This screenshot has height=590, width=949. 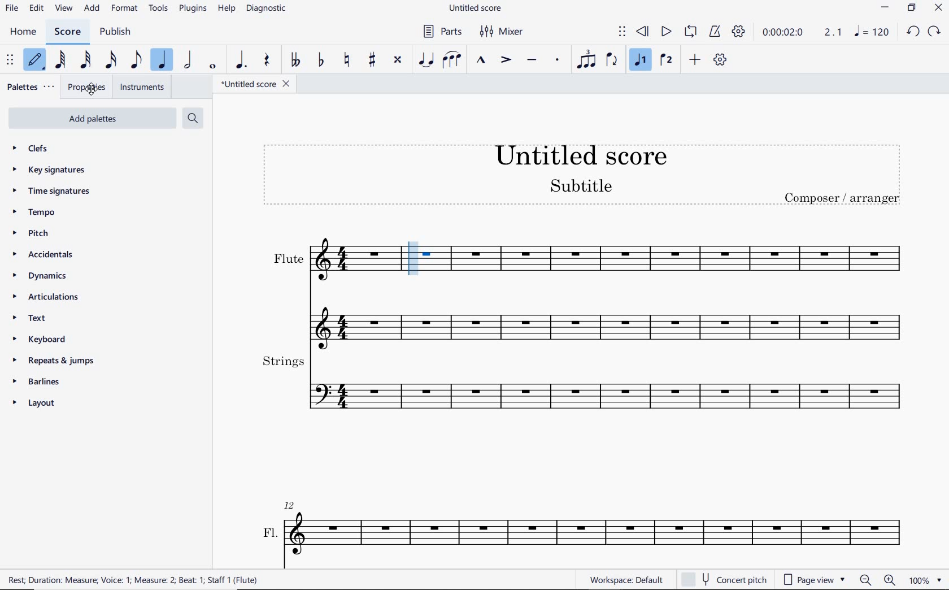 What do you see at coordinates (532, 59) in the screenshot?
I see `TENUTO` at bounding box center [532, 59].